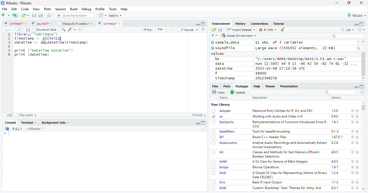 Image resolution: width=368 pixels, height=193 pixels. What do you see at coordinates (203, 123) in the screenshot?
I see `Full screen` at bounding box center [203, 123].